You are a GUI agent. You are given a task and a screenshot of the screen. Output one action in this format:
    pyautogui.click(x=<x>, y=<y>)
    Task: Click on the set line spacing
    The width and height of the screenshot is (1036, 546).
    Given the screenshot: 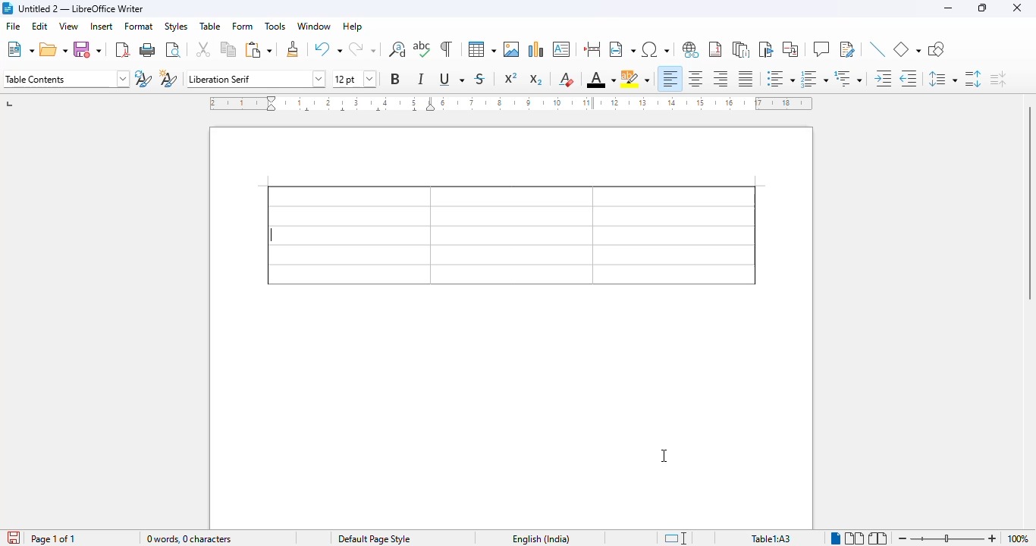 What is the action you would take?
    pyautogui.click(x=943, y=79)
    